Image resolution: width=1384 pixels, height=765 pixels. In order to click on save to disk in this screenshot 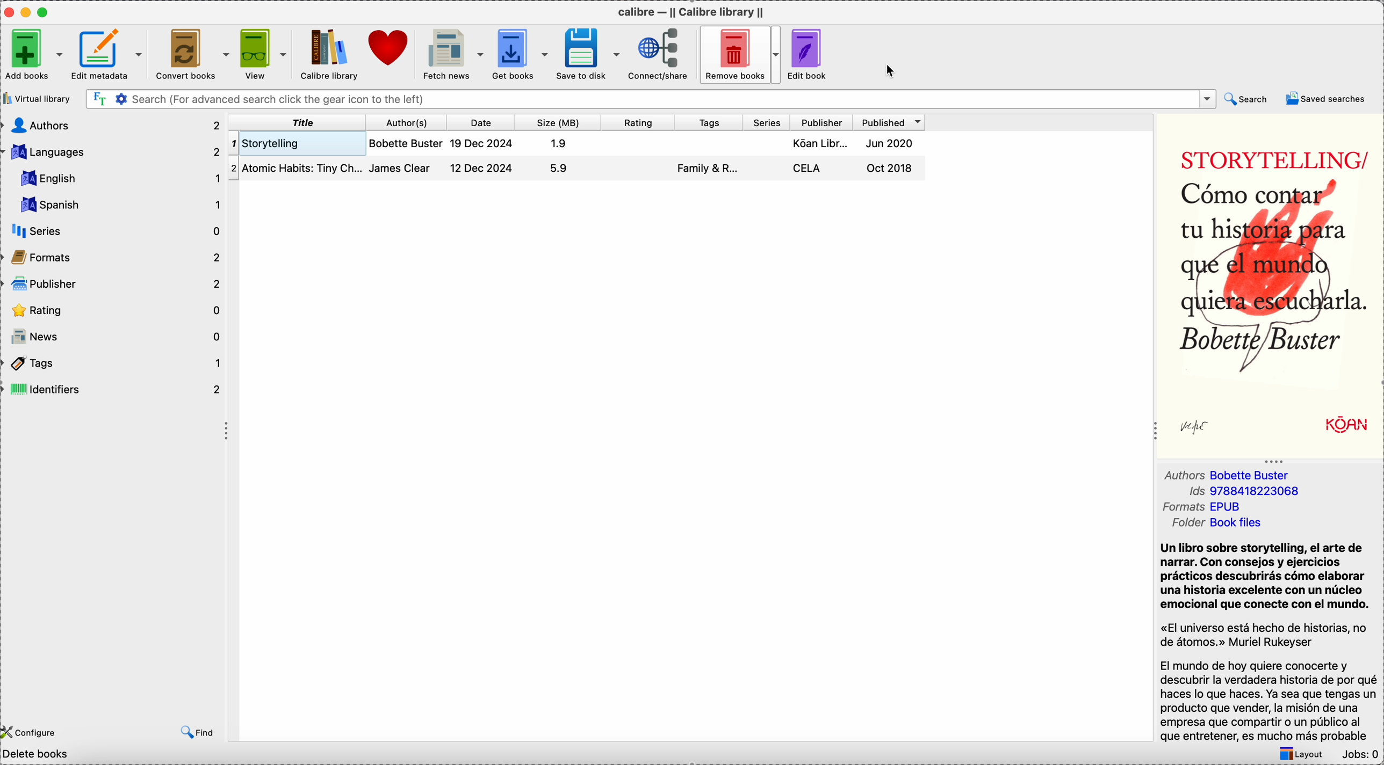, I will do `click(589, 53)`.